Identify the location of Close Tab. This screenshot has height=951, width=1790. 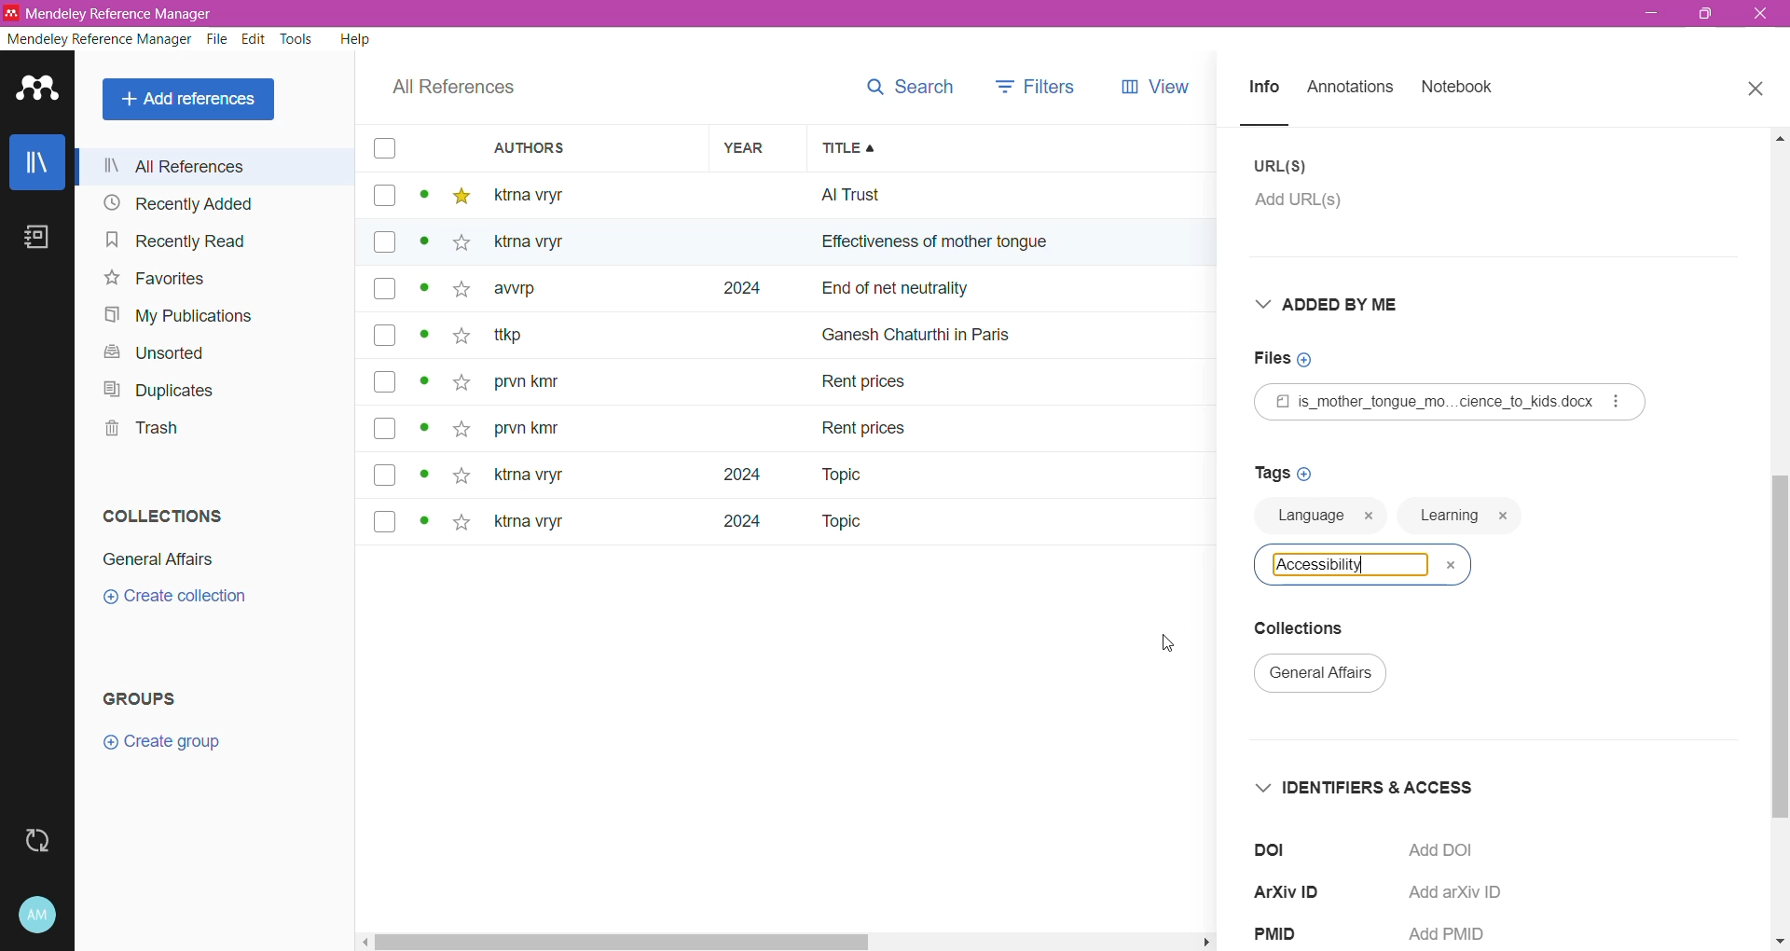
(1758, 90).